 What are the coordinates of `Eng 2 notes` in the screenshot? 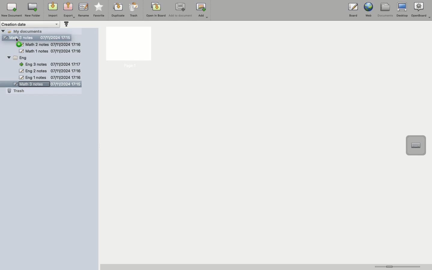 It's located at (49, 71).